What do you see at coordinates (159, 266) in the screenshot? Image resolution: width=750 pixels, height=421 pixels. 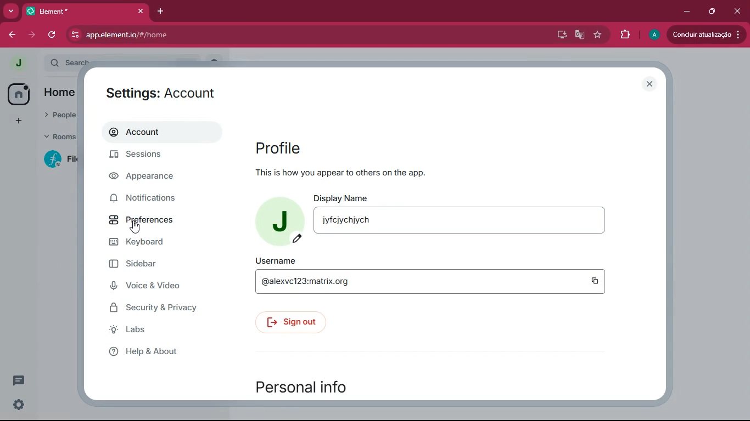 I see `sidebar` at bounding box center [159, 266].